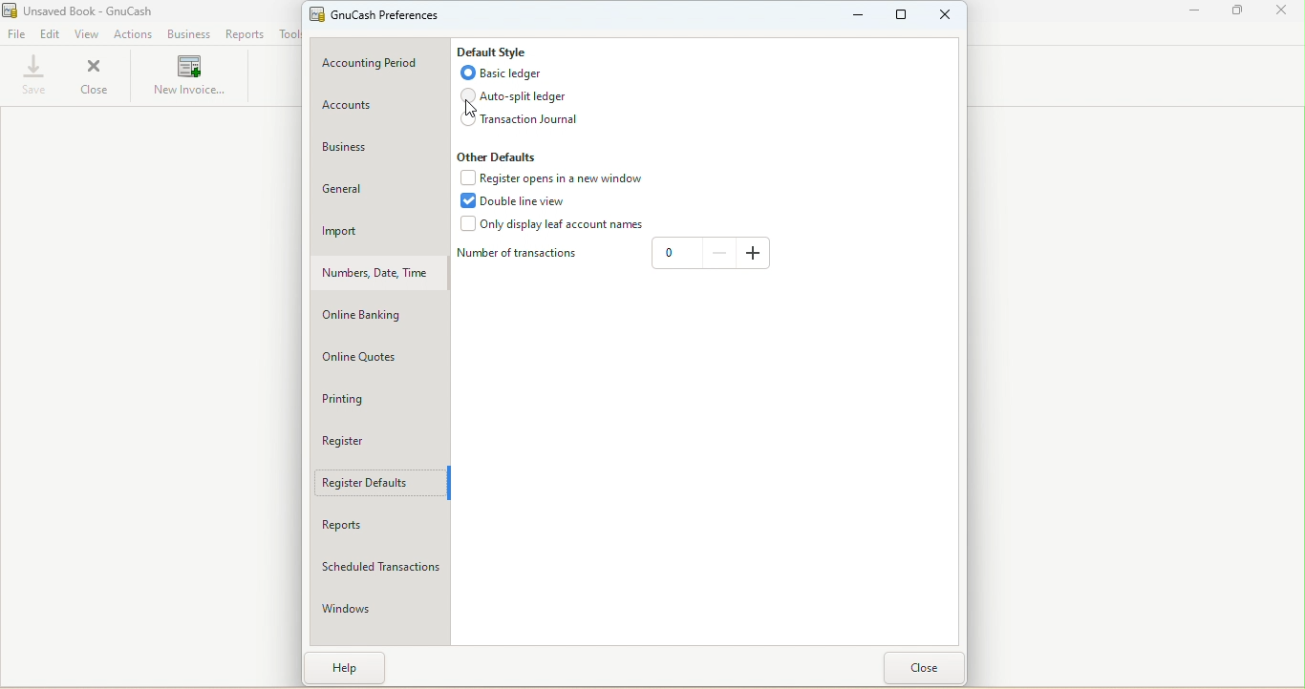 The width and height of the screenshot is (1305, 689). I want to click on Close, so click(1282, 13).